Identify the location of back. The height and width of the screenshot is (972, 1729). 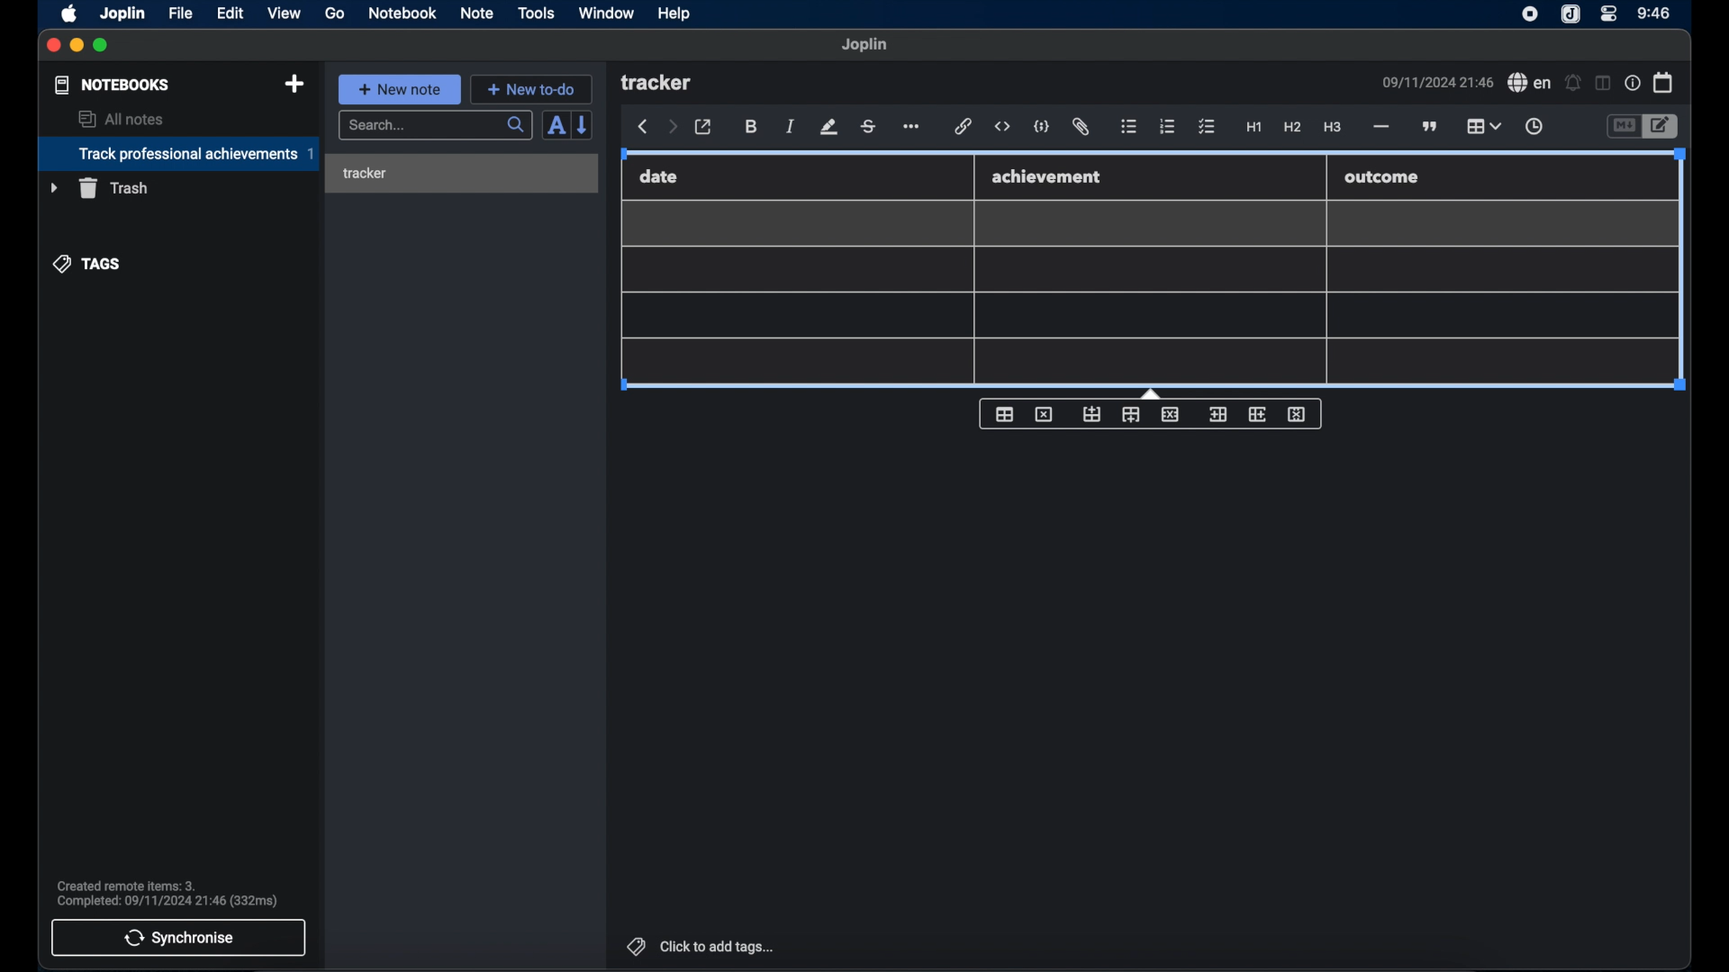
(643, 127).